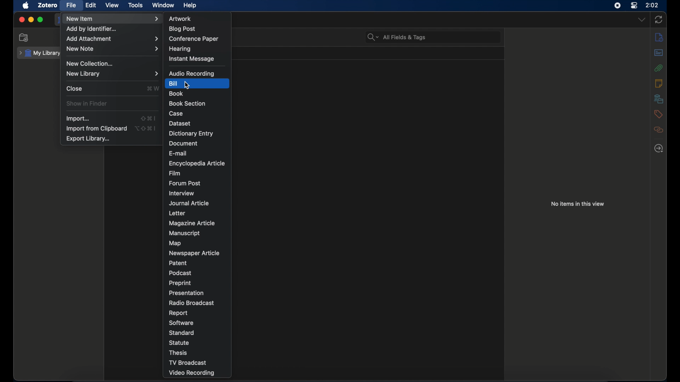 The width and height of the screenshot is (680, 382). I want to click on minimize, so click(32, 19).